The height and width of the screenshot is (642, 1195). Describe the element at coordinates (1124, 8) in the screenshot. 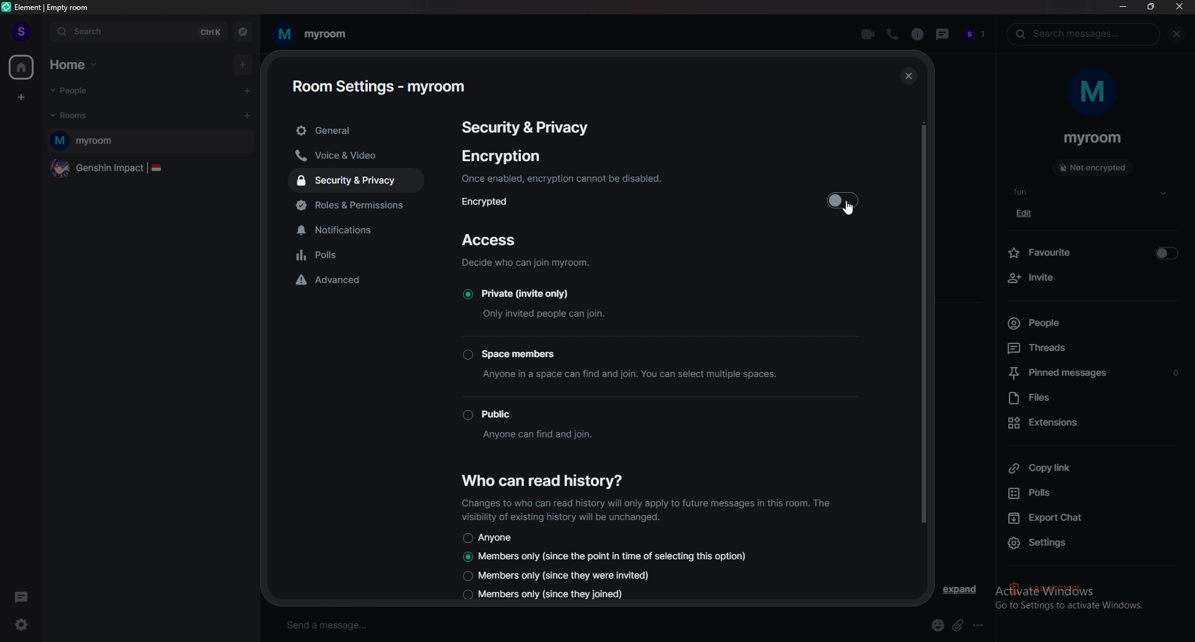

I see `minimize` at that location.